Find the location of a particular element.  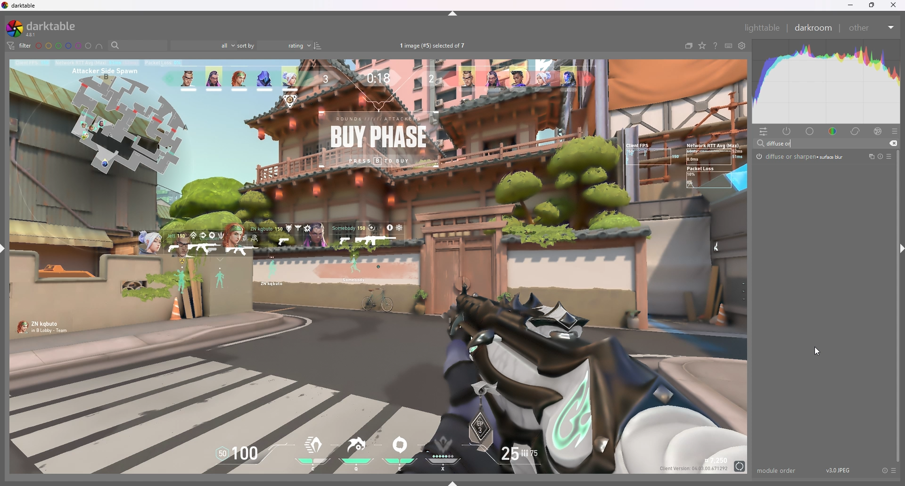

hide is located at coordinates (899, 250).